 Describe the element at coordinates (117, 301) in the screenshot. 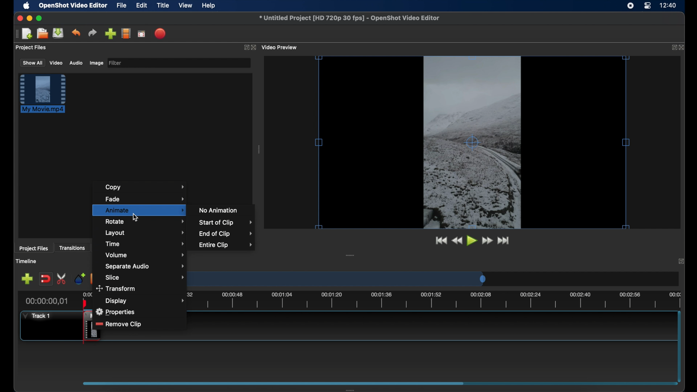

I see `Display` at that location.